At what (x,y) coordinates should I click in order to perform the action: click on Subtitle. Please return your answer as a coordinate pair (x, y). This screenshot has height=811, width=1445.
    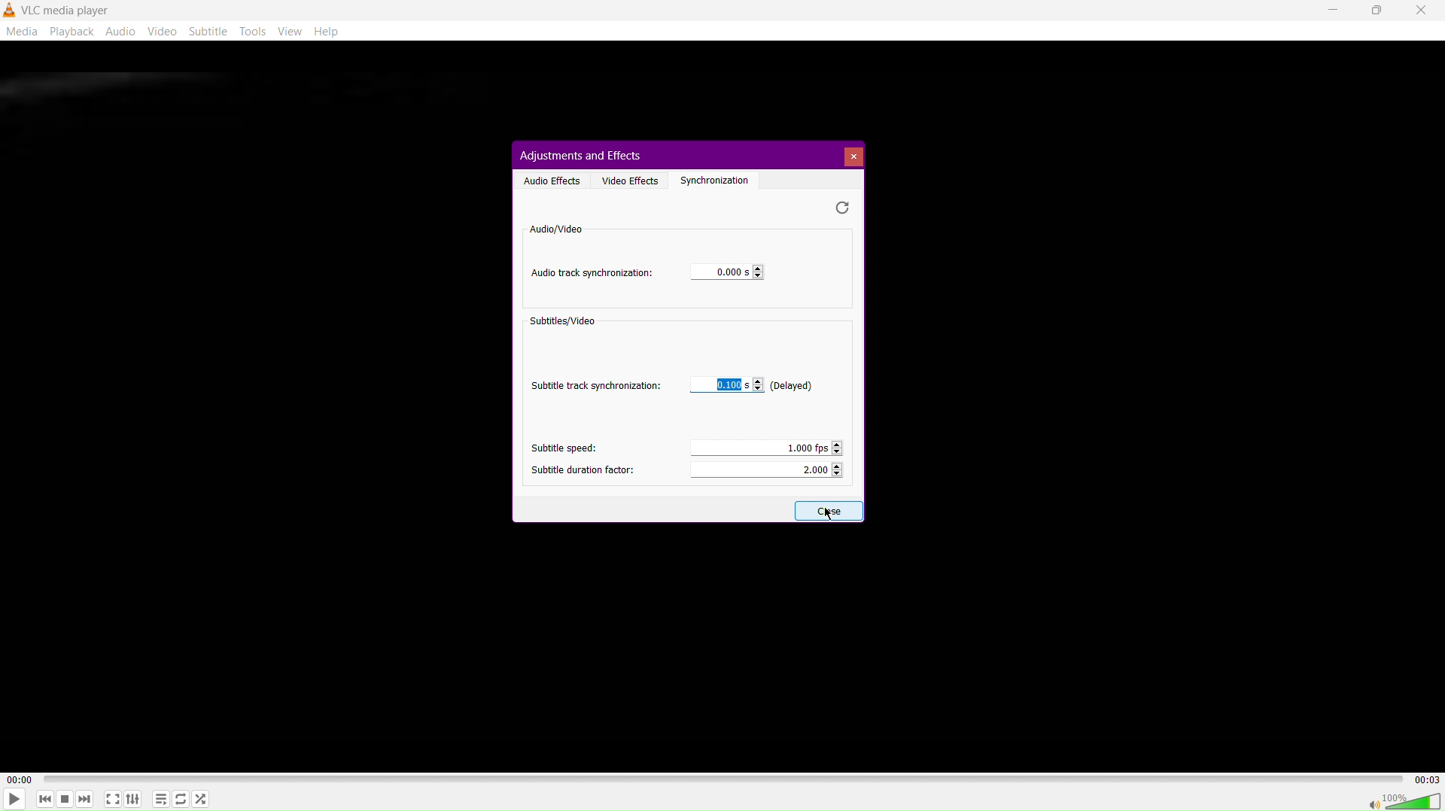
    Looking at the image, I should click on (211, 33).